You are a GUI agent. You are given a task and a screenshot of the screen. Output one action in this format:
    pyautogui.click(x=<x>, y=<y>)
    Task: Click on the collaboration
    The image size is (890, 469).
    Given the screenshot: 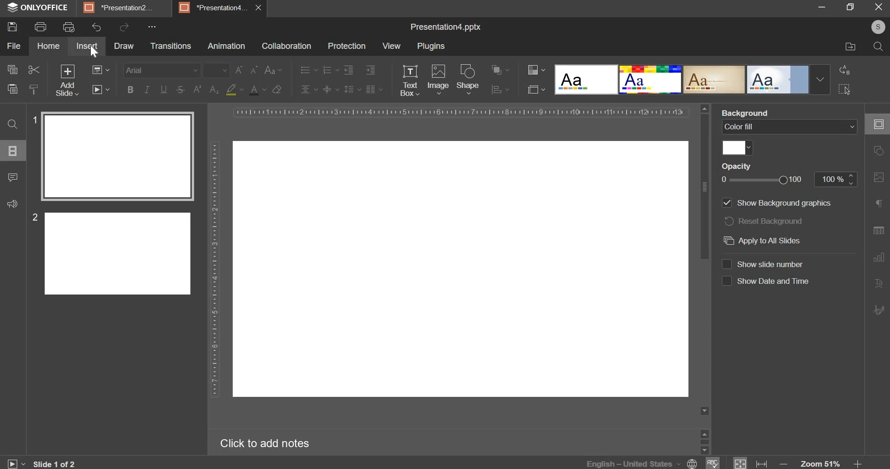 What is the action you would take?
    pyautogui.click(x=287, y=46)
    